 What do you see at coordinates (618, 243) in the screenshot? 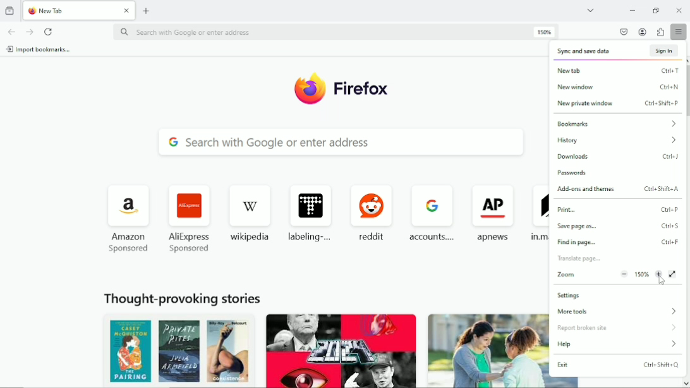
I see `find in page` at bounding box center [618, 243].